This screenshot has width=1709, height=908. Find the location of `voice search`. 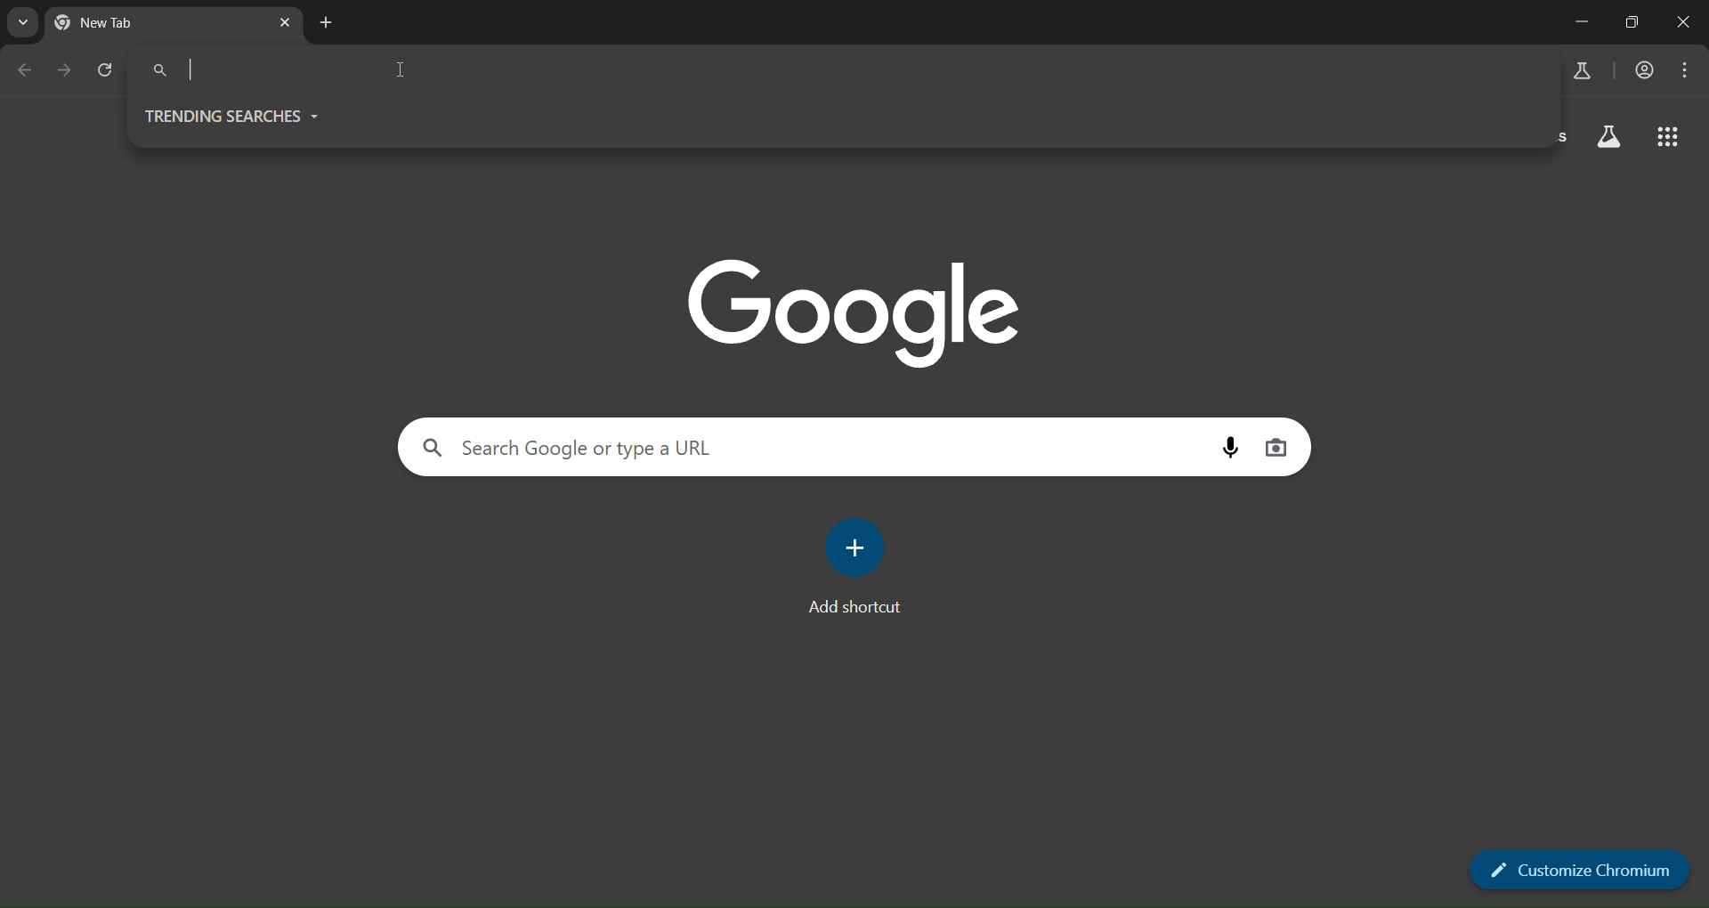

voice search is located at coordinates (1228, 449).